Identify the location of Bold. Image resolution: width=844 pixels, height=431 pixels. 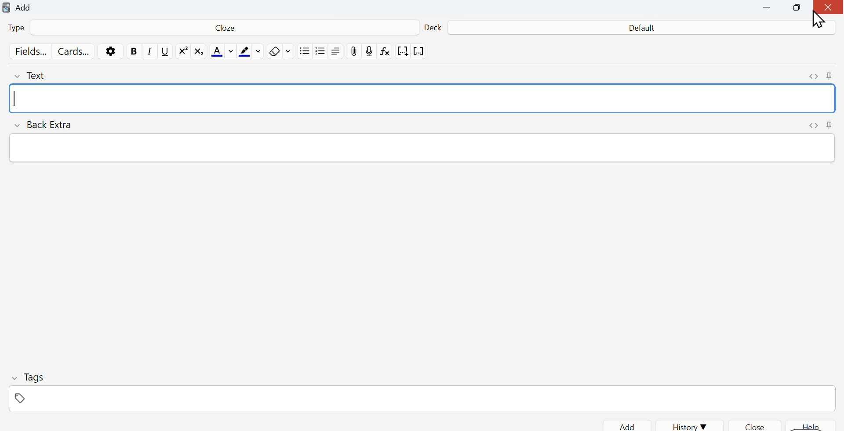
(134, 51).